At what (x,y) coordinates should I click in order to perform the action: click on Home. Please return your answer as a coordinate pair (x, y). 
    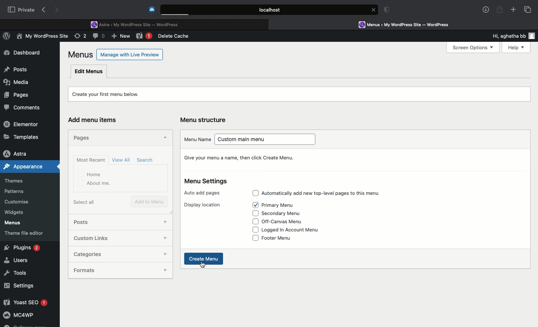
    Looking at the image, I should click on (90, 174).